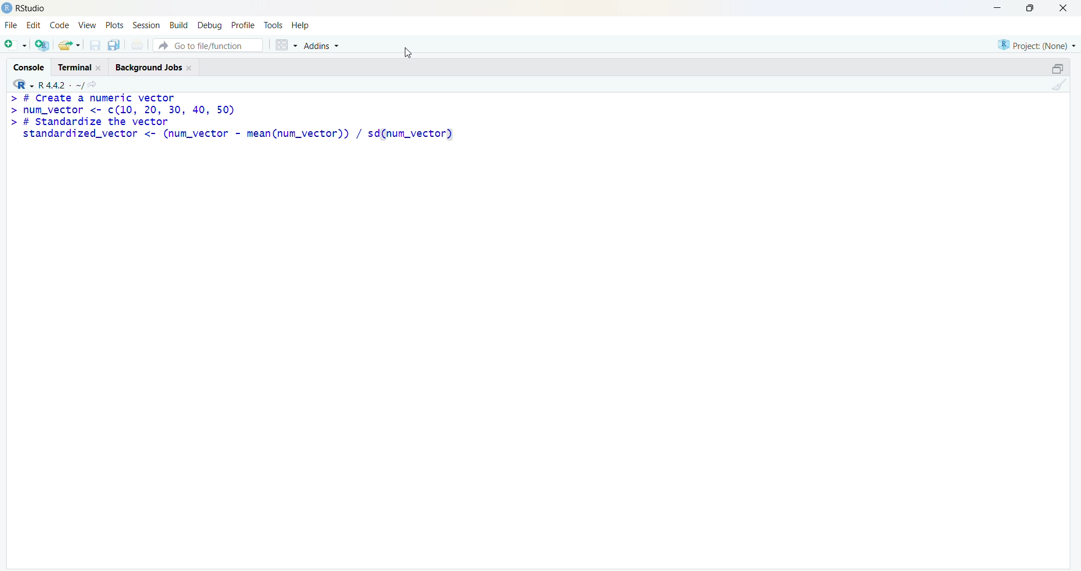 The height and width of the screenshot is (571, 1081). I want to click on plots, so click(114, 25).